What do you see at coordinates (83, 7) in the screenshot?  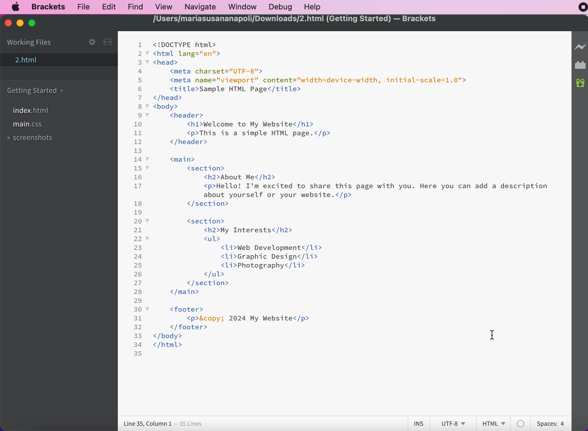 I see `file` at bounding box center [83, 7].